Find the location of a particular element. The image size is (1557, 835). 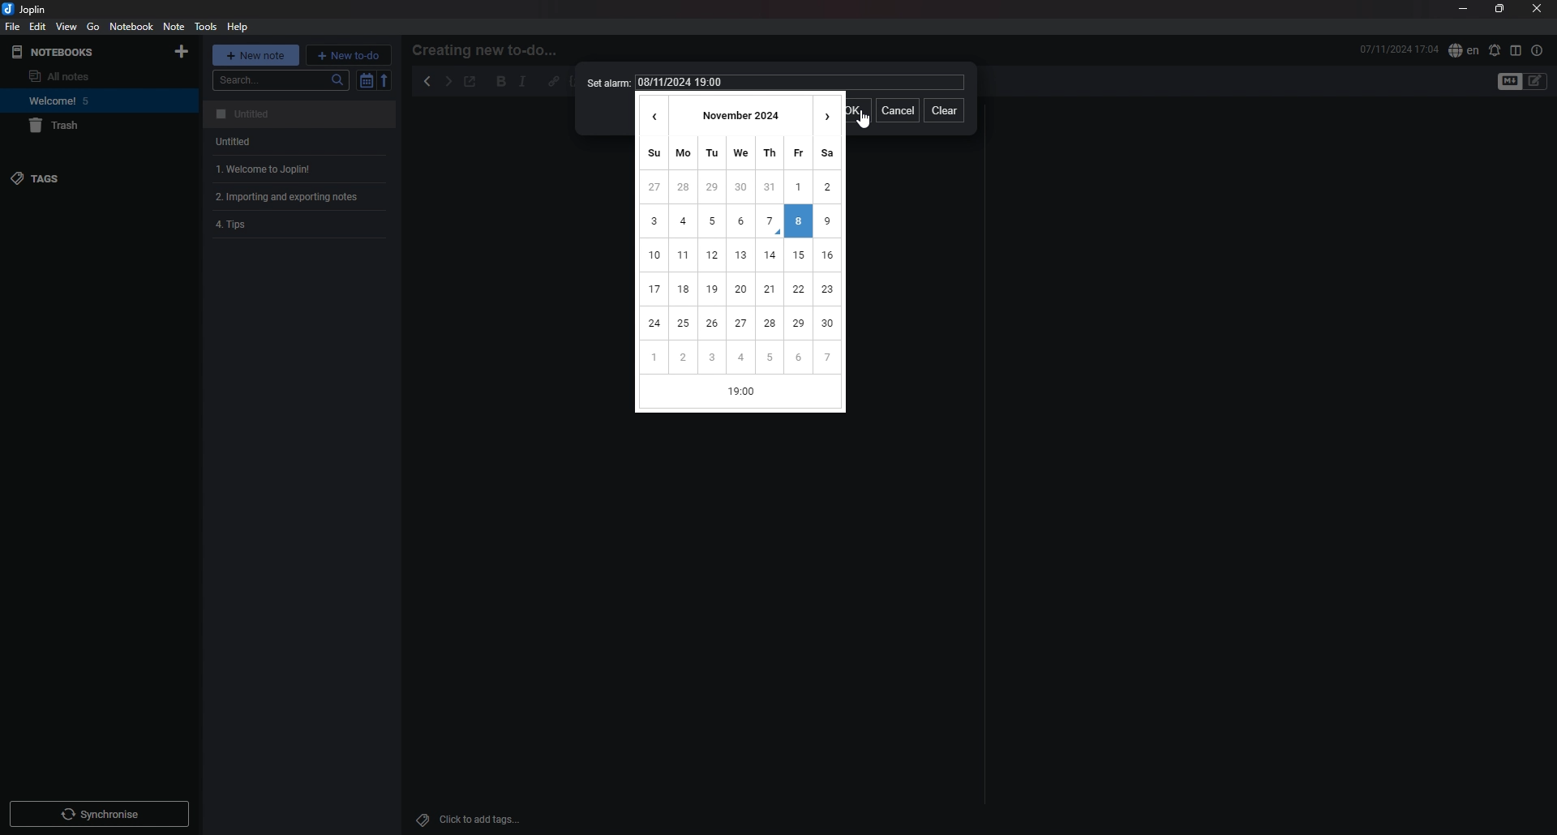

creating new todo is located at coordinates (490, 50).